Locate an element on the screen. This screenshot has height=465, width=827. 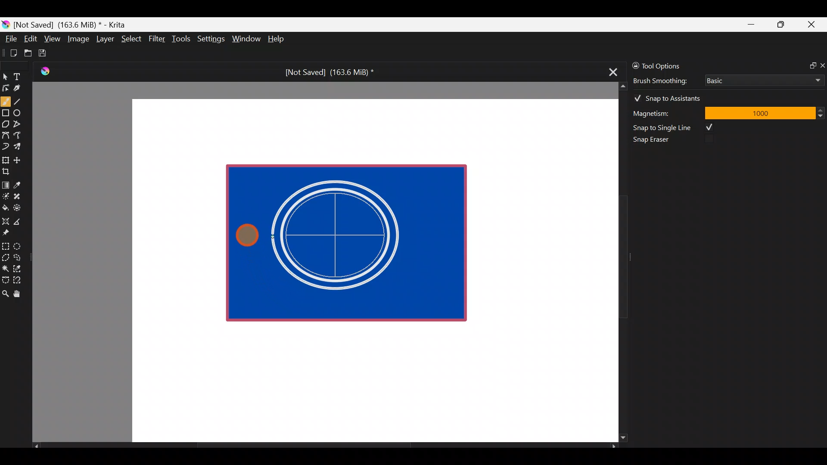
Help is located at coordinates (277, 40).